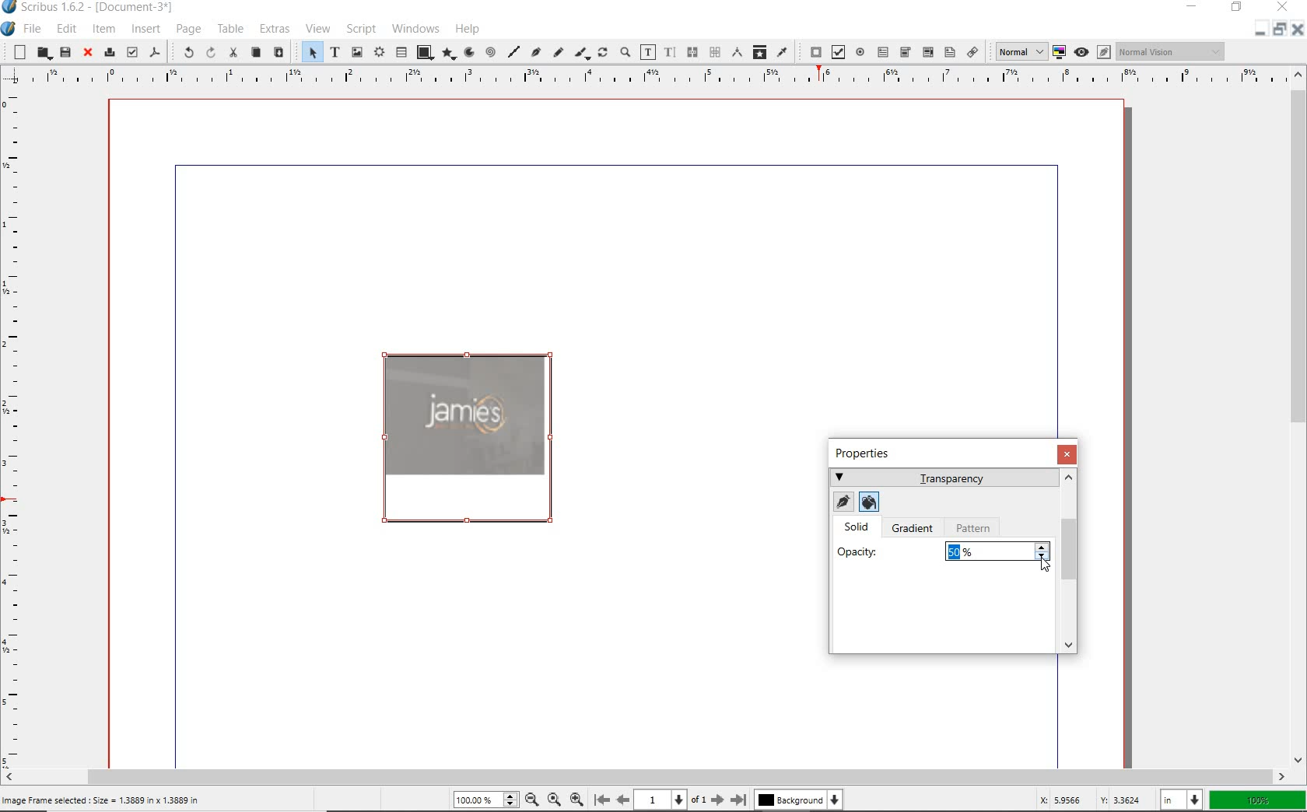 The height and width of the screenshot is (812, 1307). What do you see at coordinates (927, 52) in the screenshot?
I see `pdf combo box` at bounding box center [927, 52].